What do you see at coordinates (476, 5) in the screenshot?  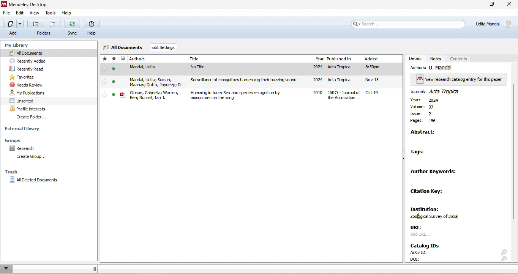 I see `minimize` at bounding box center [476, 5].